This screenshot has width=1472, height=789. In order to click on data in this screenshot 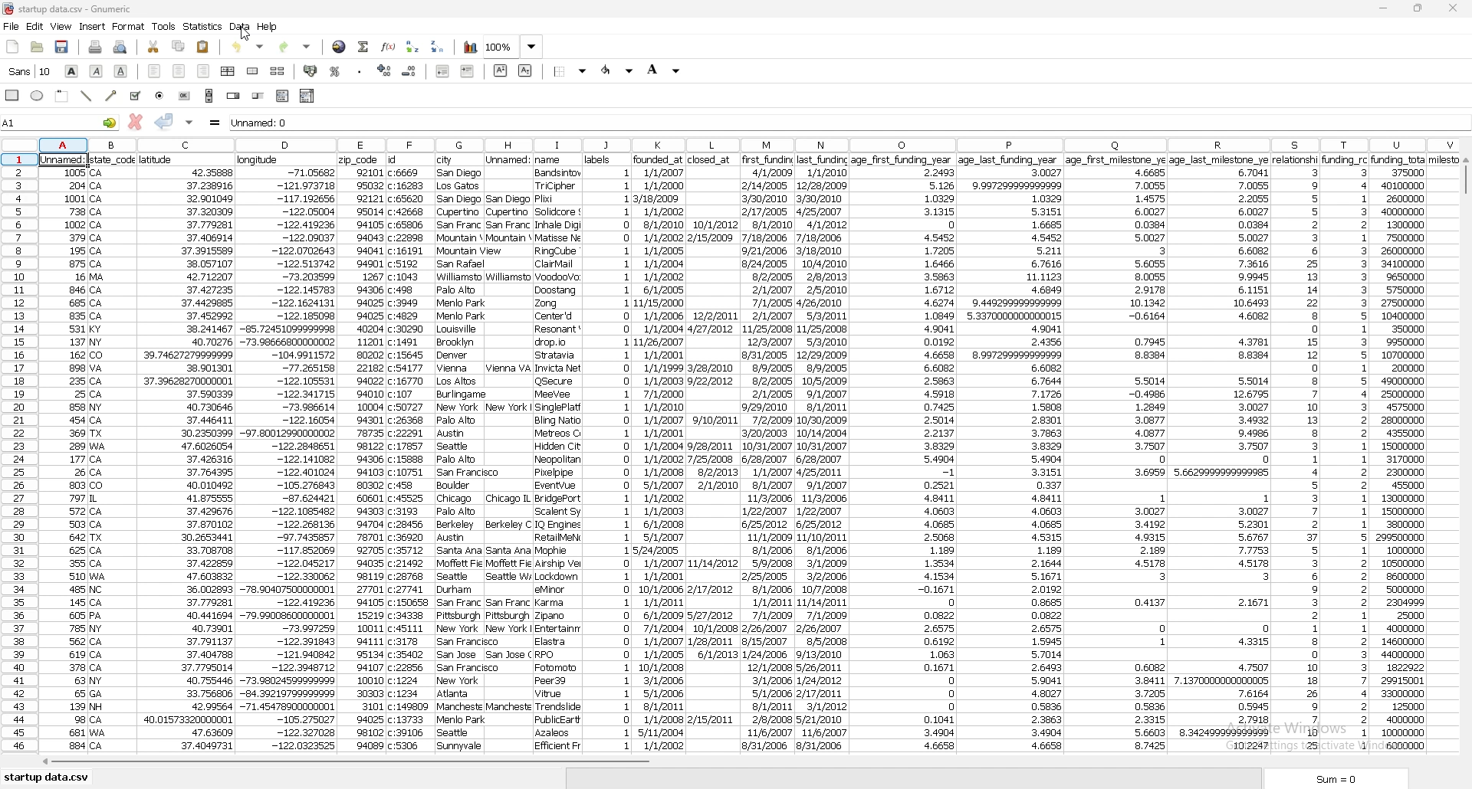, I will do `click(241, 26)`.